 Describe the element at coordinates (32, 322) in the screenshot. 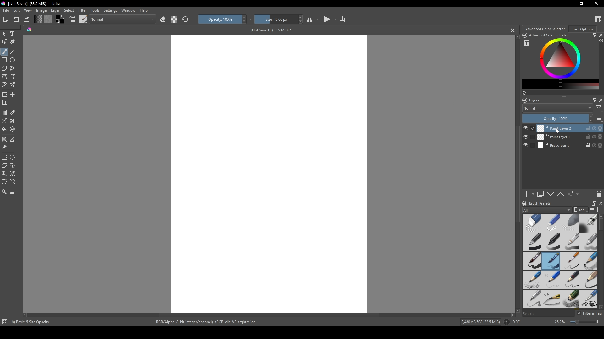

I see `b) Basic-5 Size Opacity` at that location.